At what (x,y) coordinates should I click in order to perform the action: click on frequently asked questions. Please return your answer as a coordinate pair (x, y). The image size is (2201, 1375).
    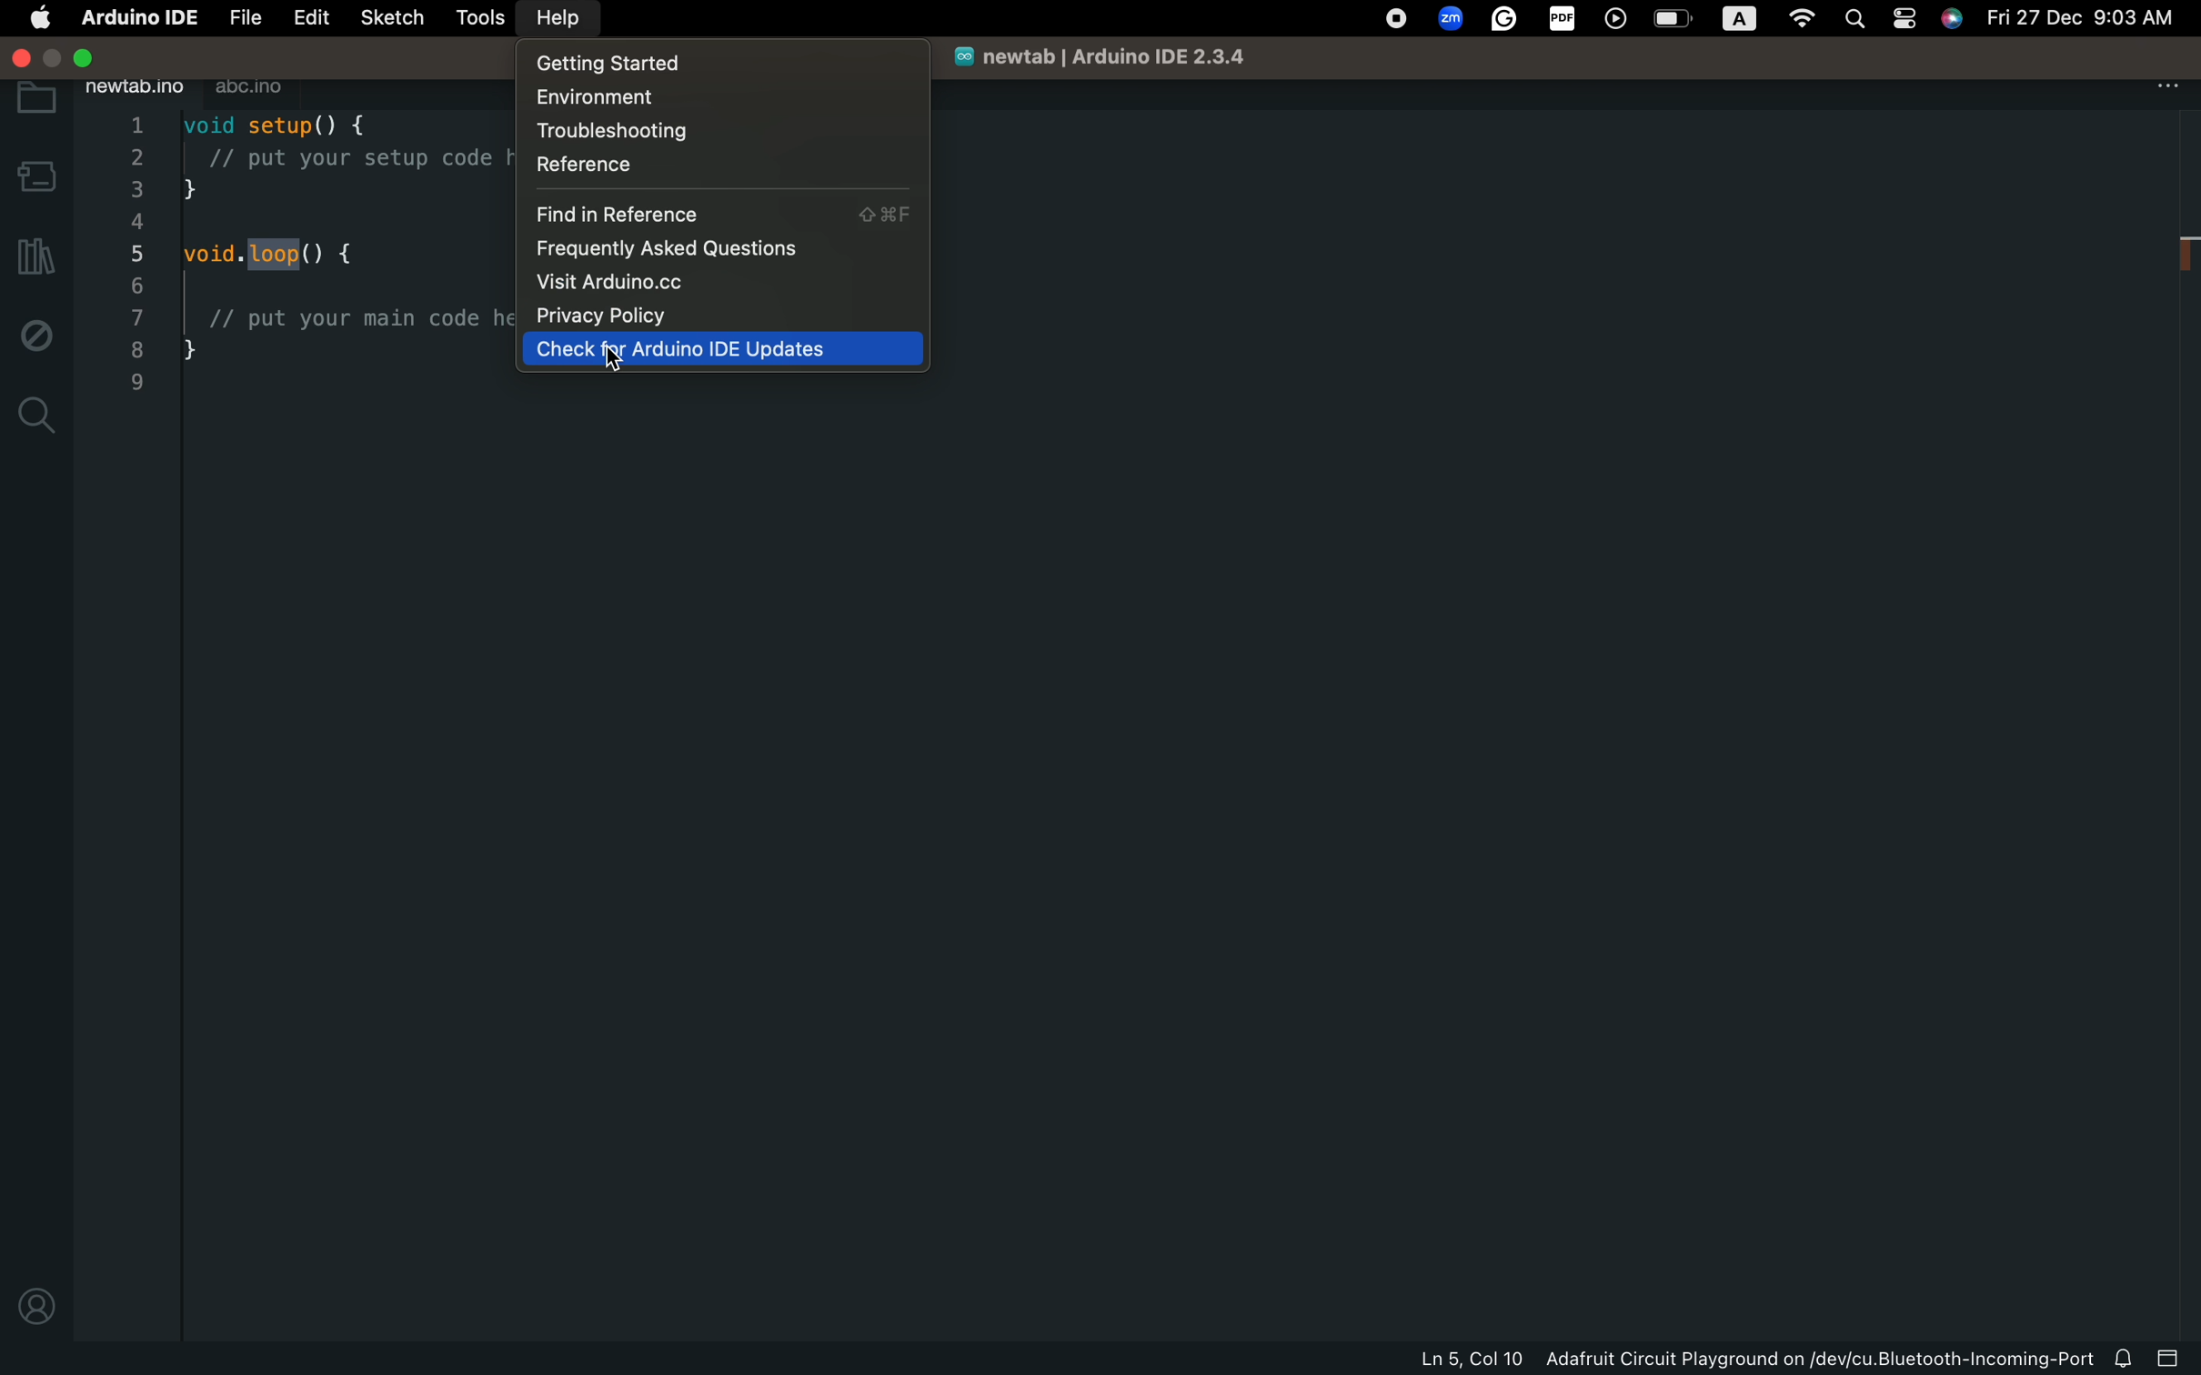
    Looking at the image, I should click on (699, 247).